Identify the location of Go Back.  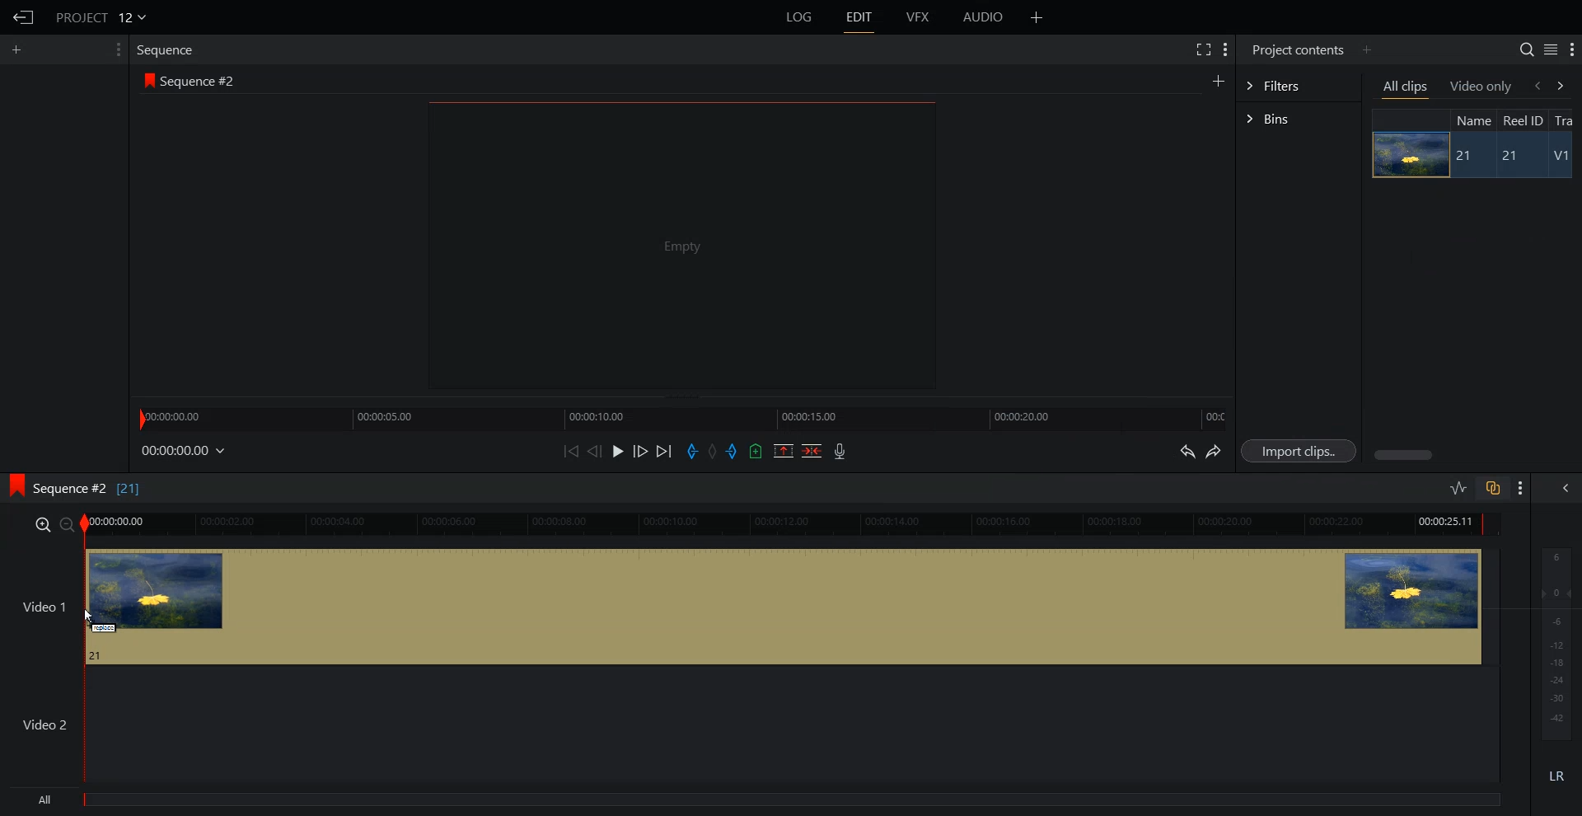
(21, 17).